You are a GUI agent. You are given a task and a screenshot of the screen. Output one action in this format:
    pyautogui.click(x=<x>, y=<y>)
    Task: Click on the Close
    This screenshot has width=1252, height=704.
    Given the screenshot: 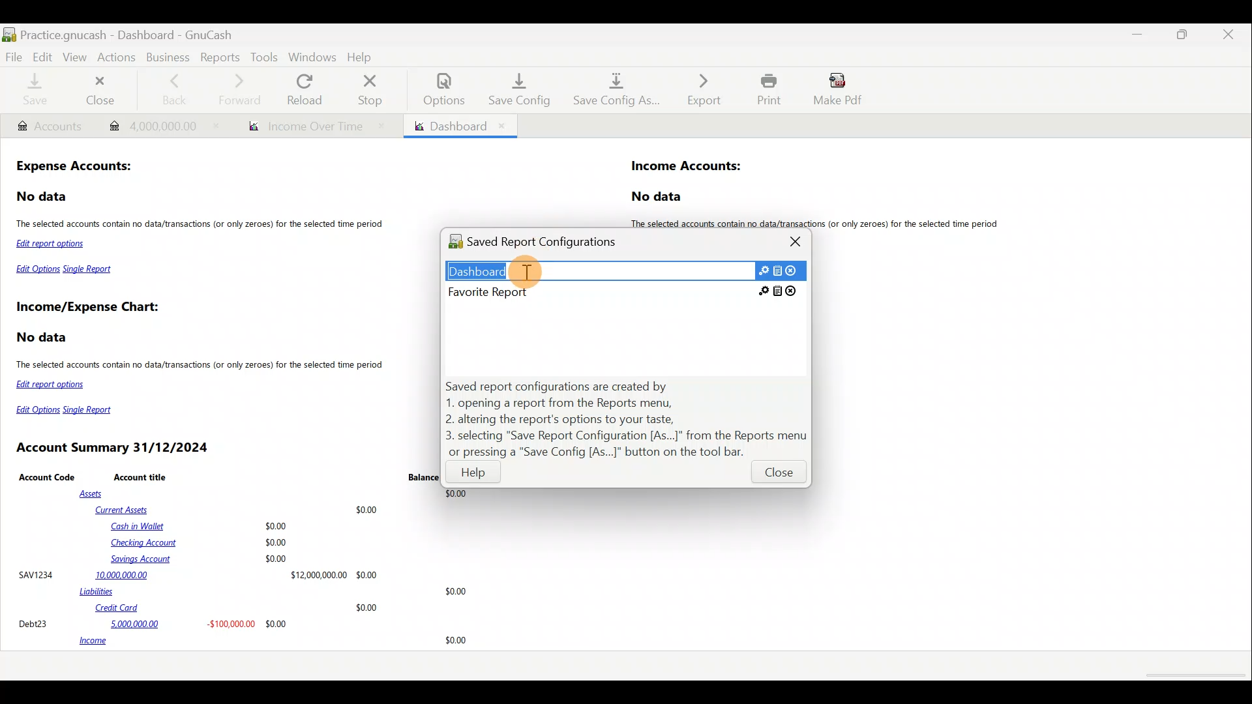 What is the action you would take?
    pyautogui.click(x=103, y=90)
    